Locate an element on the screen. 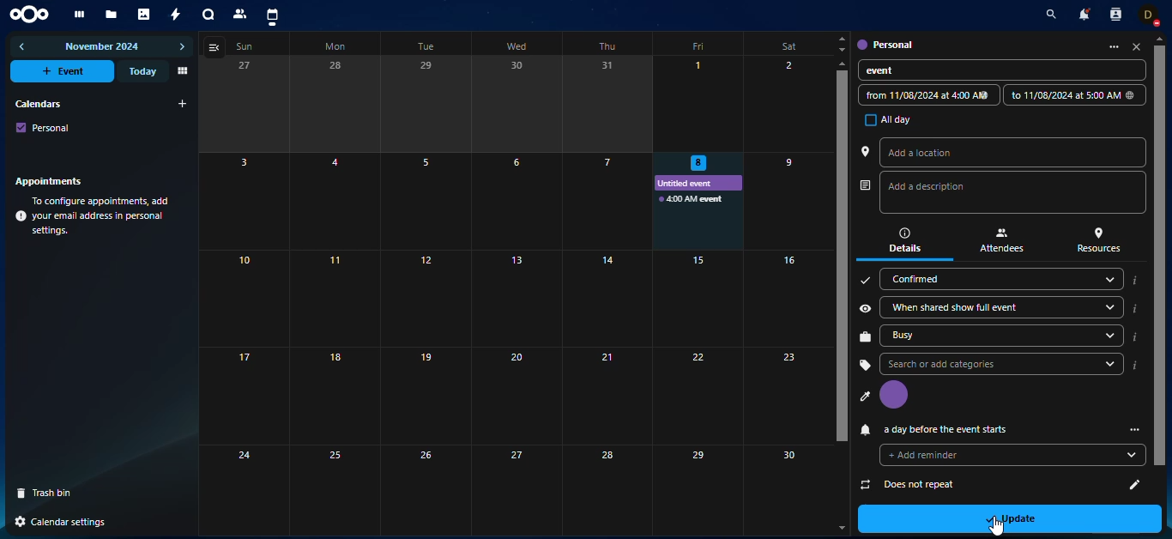 The image size is (1172, 539). tue is located at coordinates (430, 46).